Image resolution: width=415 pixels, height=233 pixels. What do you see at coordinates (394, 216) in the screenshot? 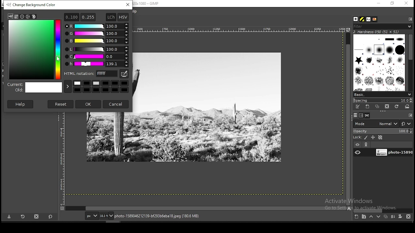
I see `merge layer` at bounding box center [394, 216].